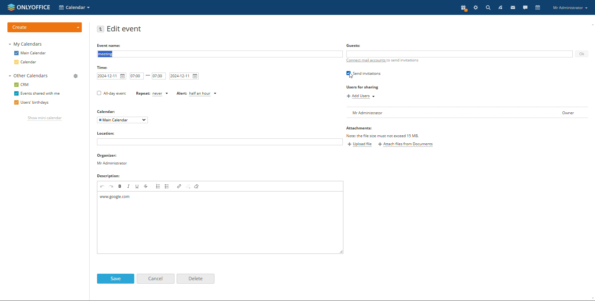  I want to click on organizer, so click(113, 159).